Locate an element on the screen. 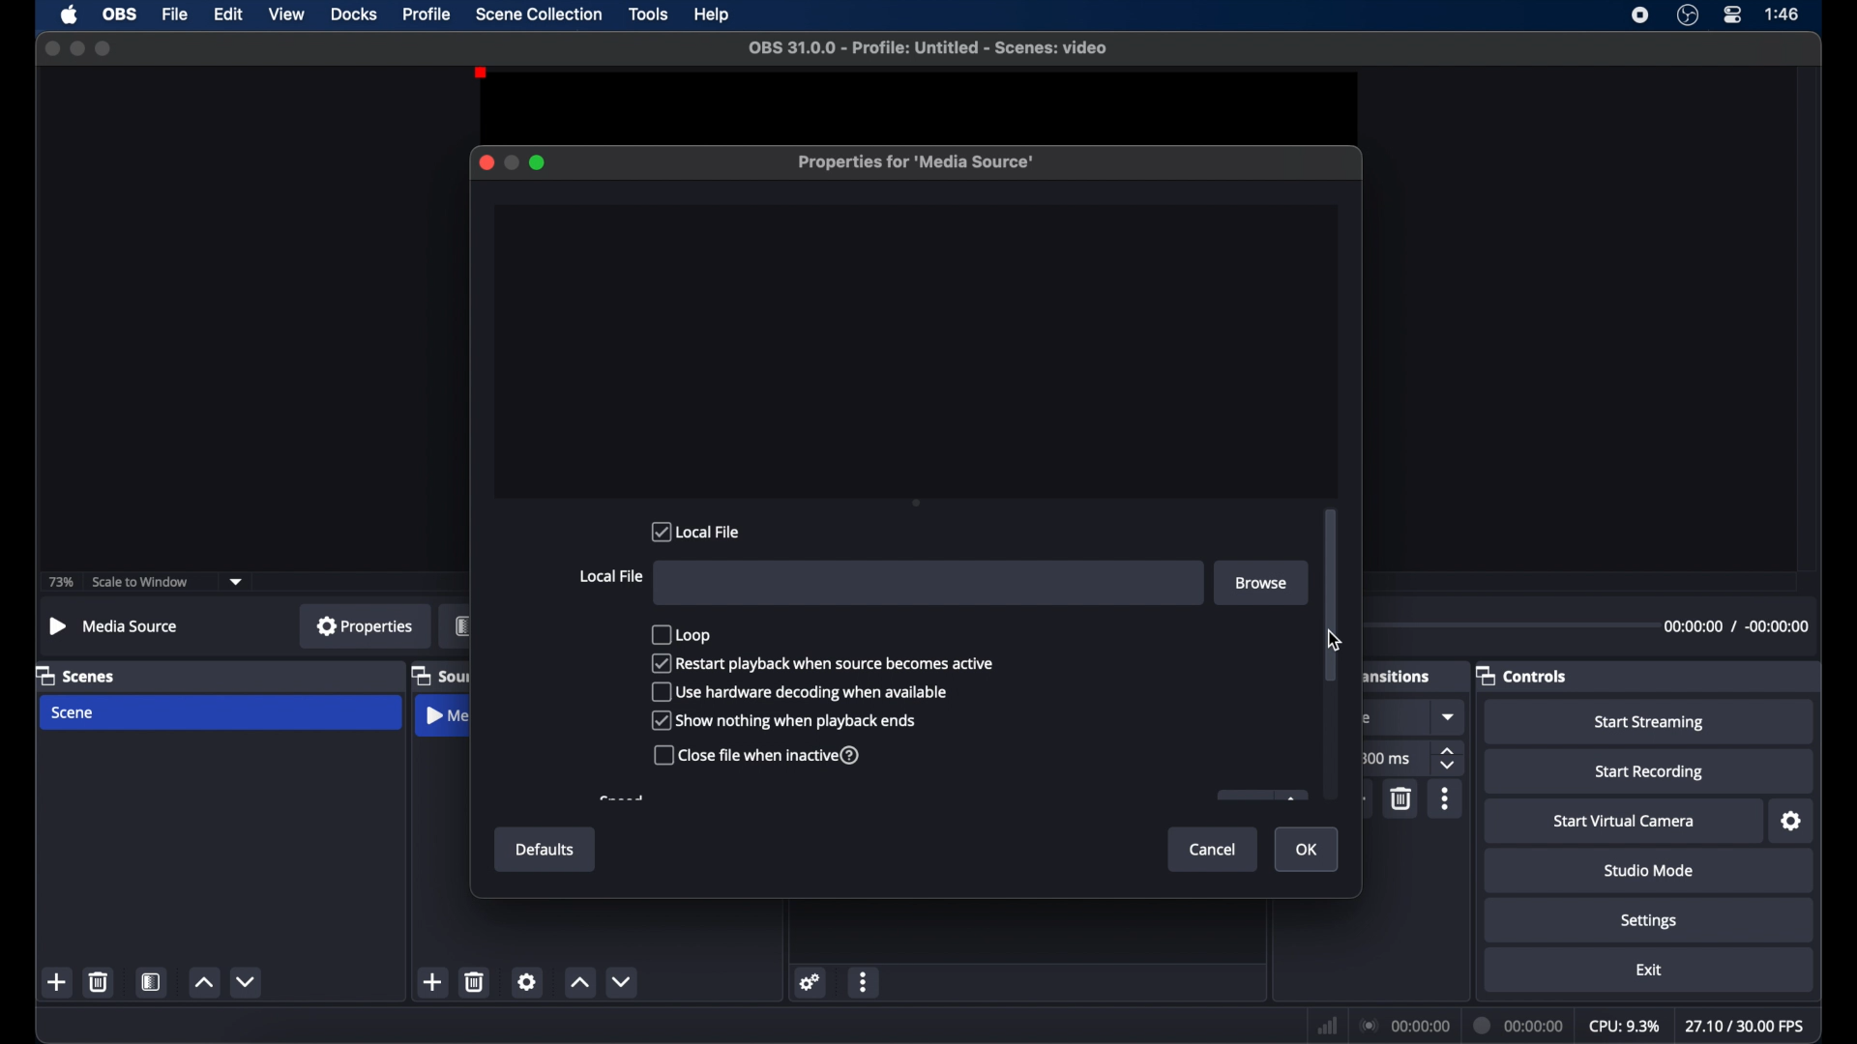 The image size is (1857, 1044). maximize is located at coordinates (539, 162).